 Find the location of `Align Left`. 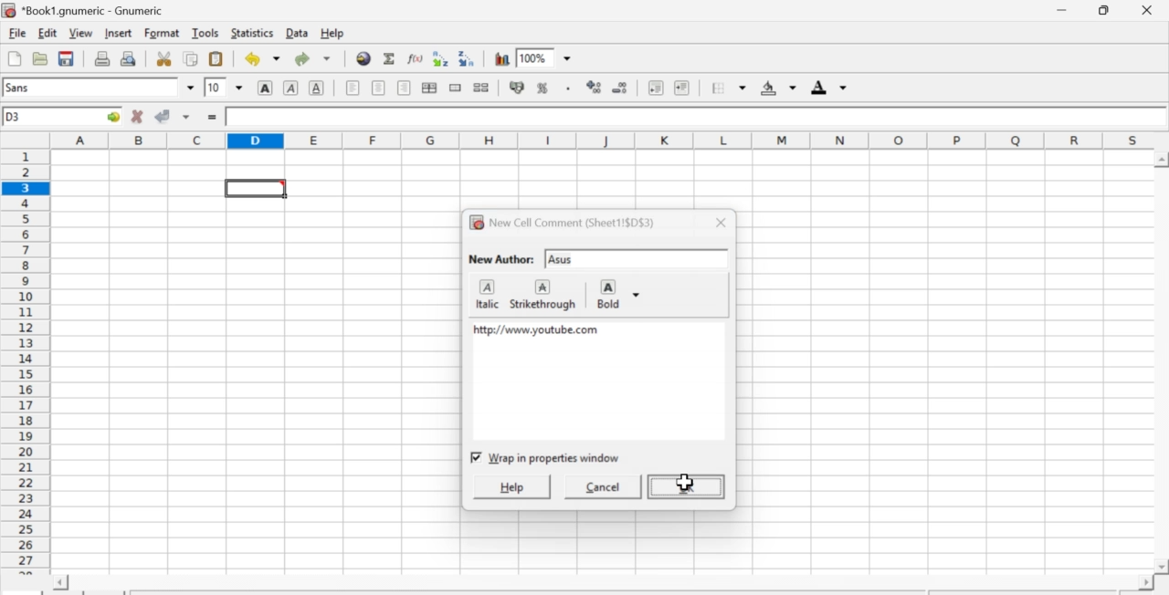

Align Left is located at coordinates (351, 89).